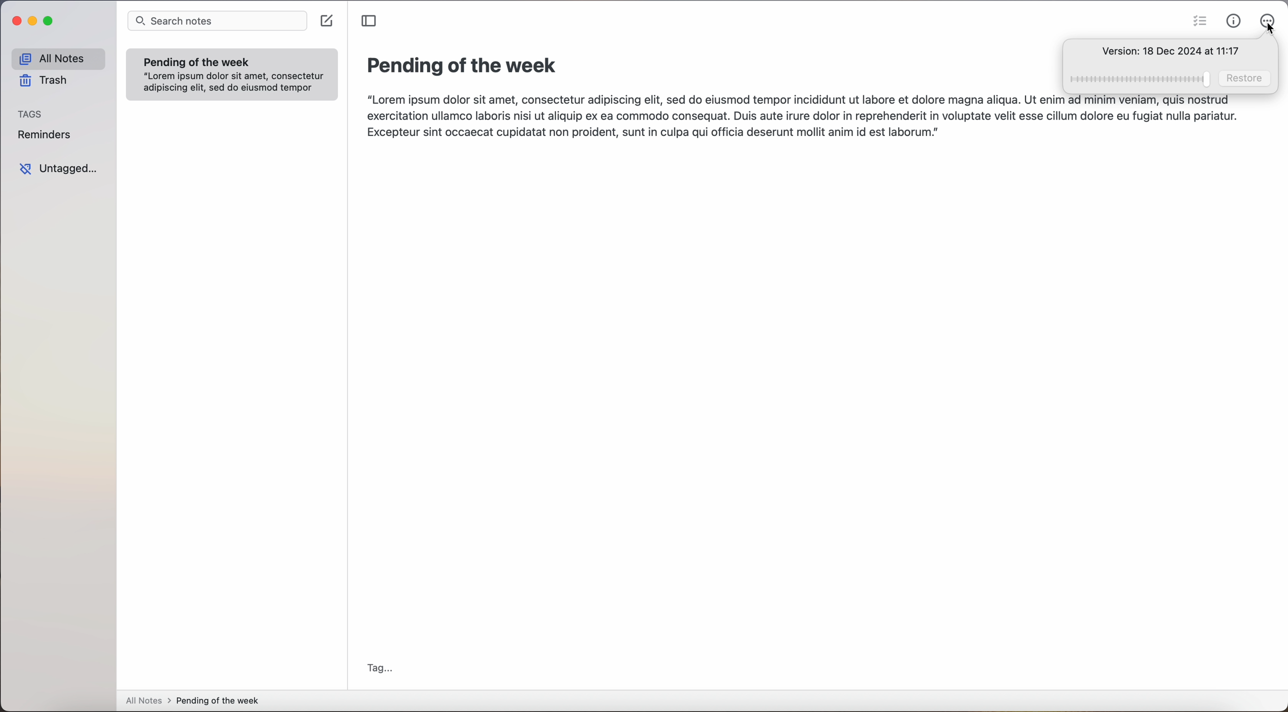  I want to click on toggle sidebar, so click(367, 22).